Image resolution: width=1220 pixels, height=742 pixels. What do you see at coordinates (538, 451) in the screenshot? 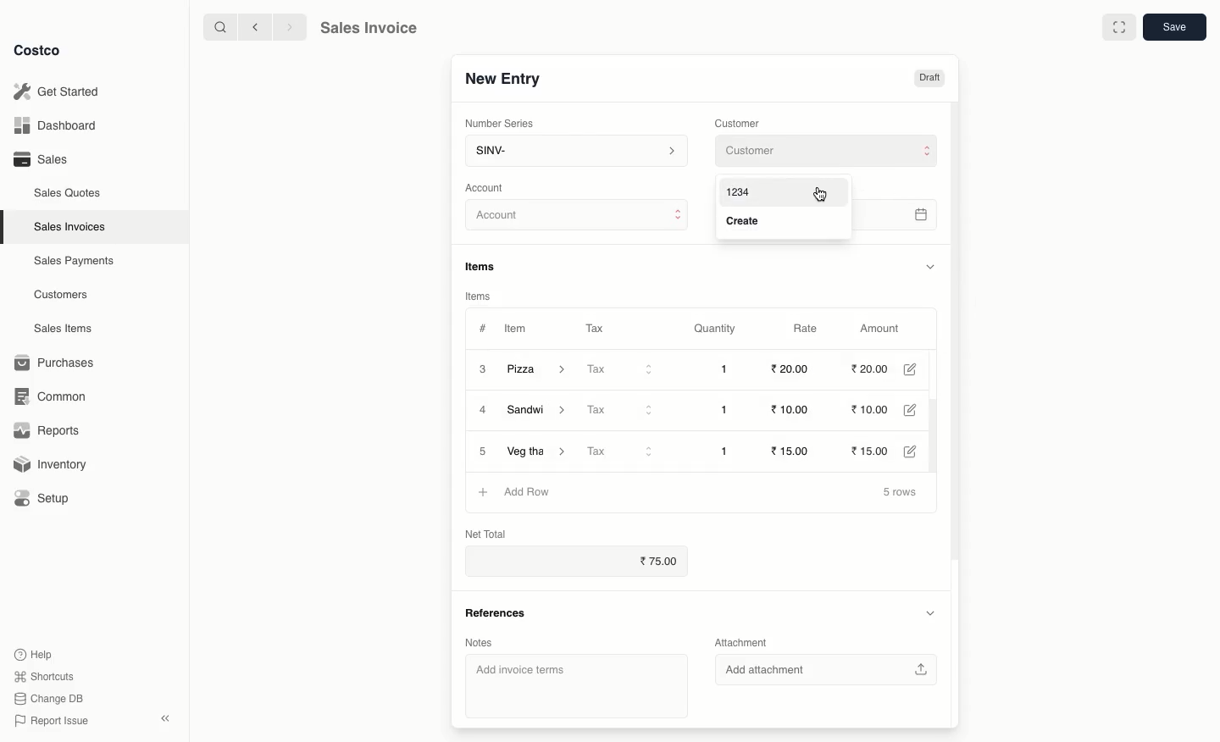
I see `Veg Thali` at bounding box center [538, 451].